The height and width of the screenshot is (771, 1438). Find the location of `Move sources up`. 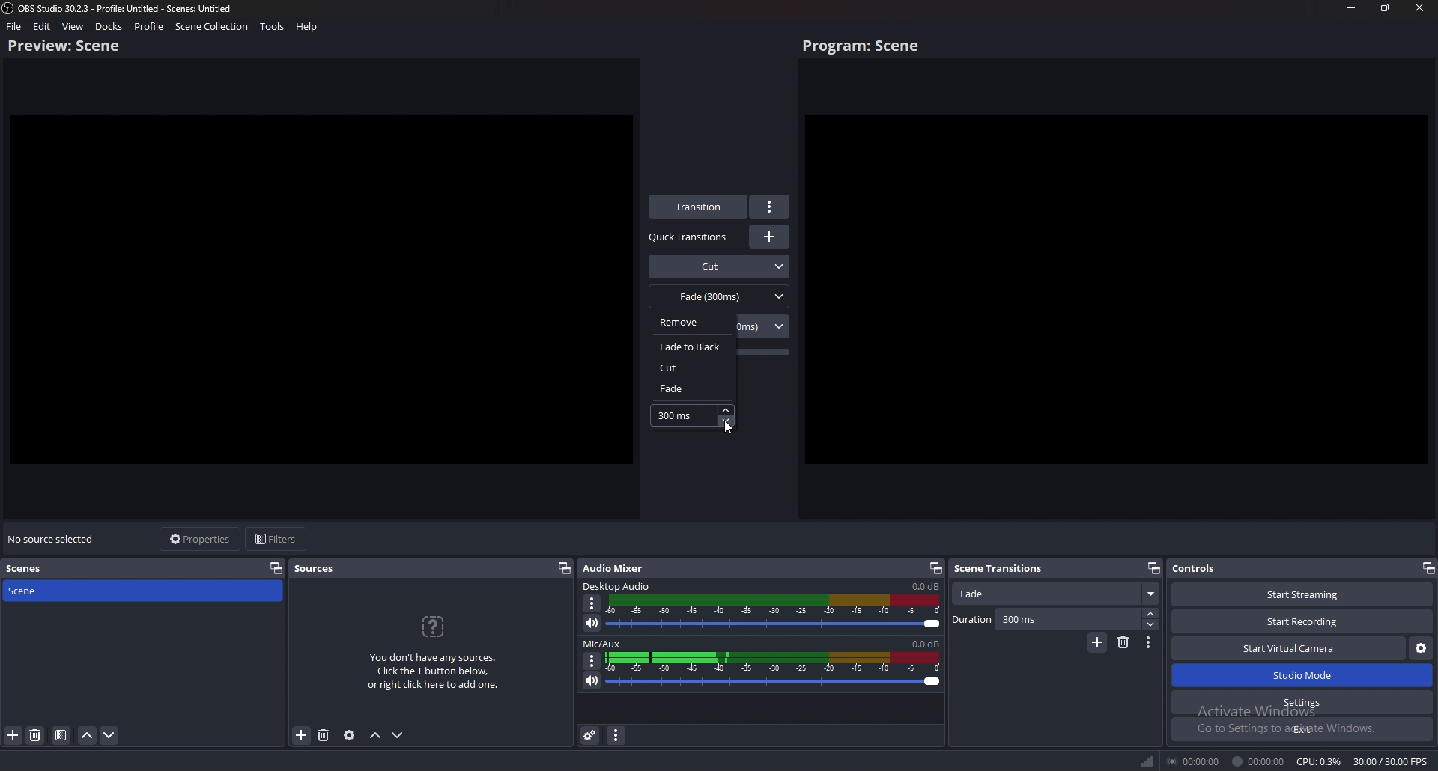

Move sources up is located at coordinates (376, 736).